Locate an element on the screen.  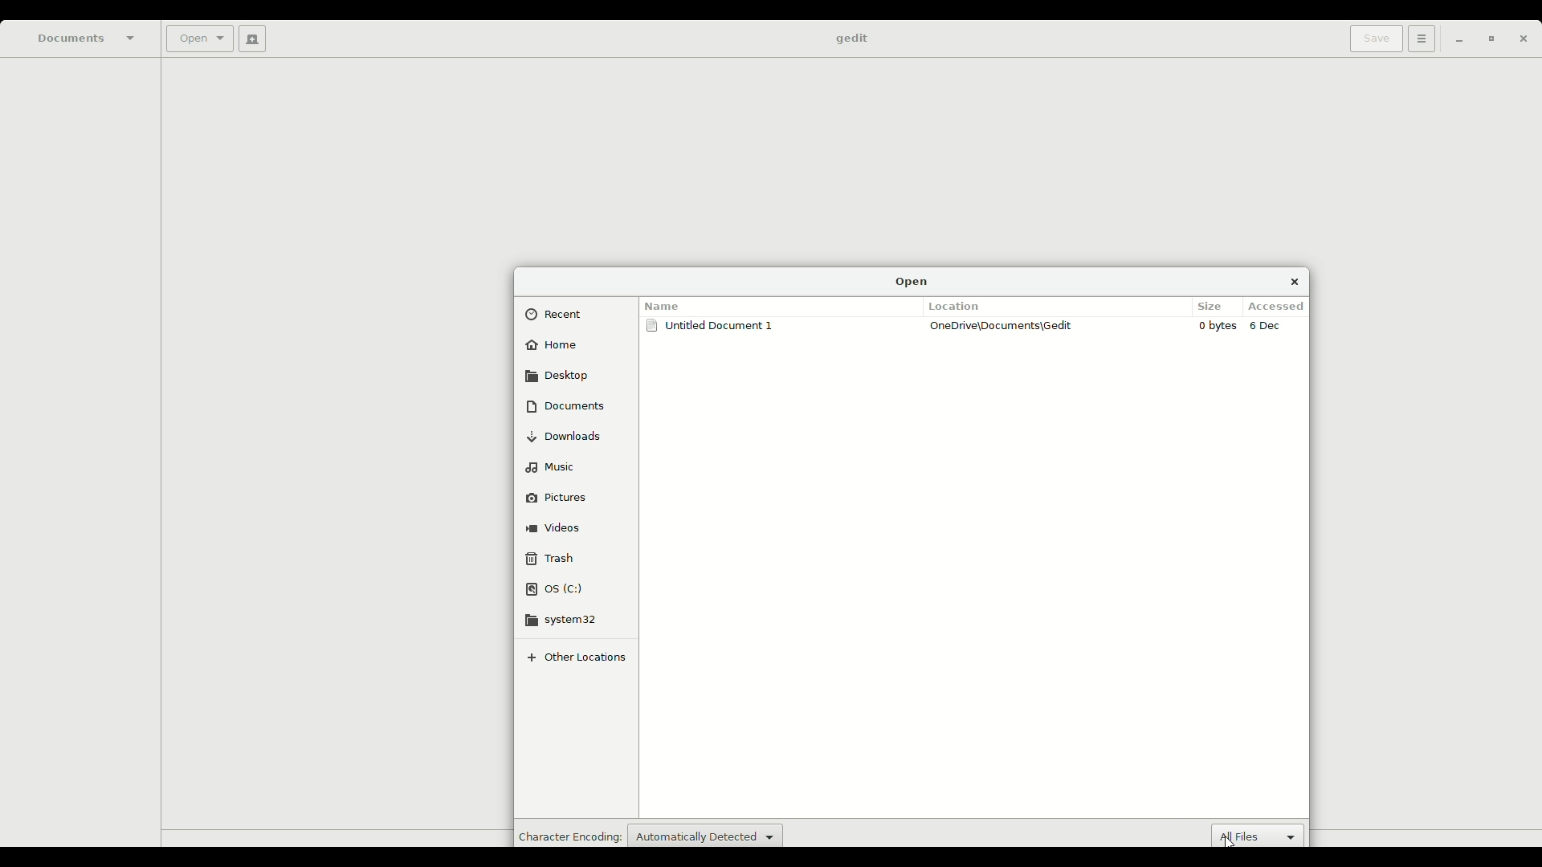
Trash is located at coordinates (551, 558).